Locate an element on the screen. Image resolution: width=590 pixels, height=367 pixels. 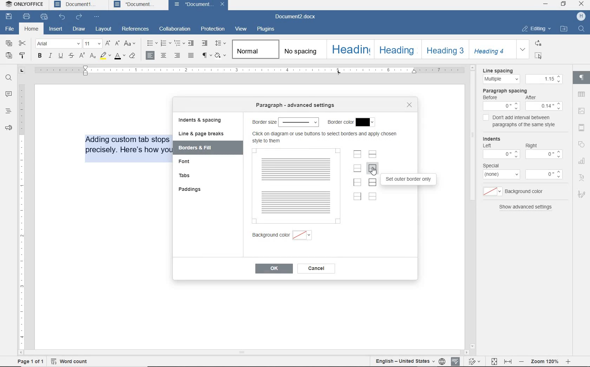
before is located at coordinates (493, 97).